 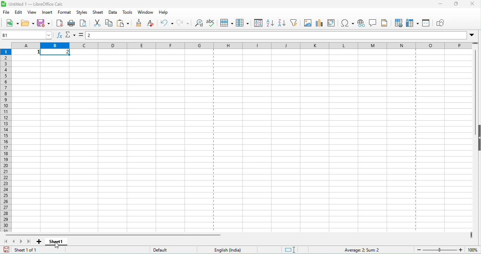 What do you see at coordinates (81, 12) in the screenshot?
I see `styles` at bounding box center [81, 12].